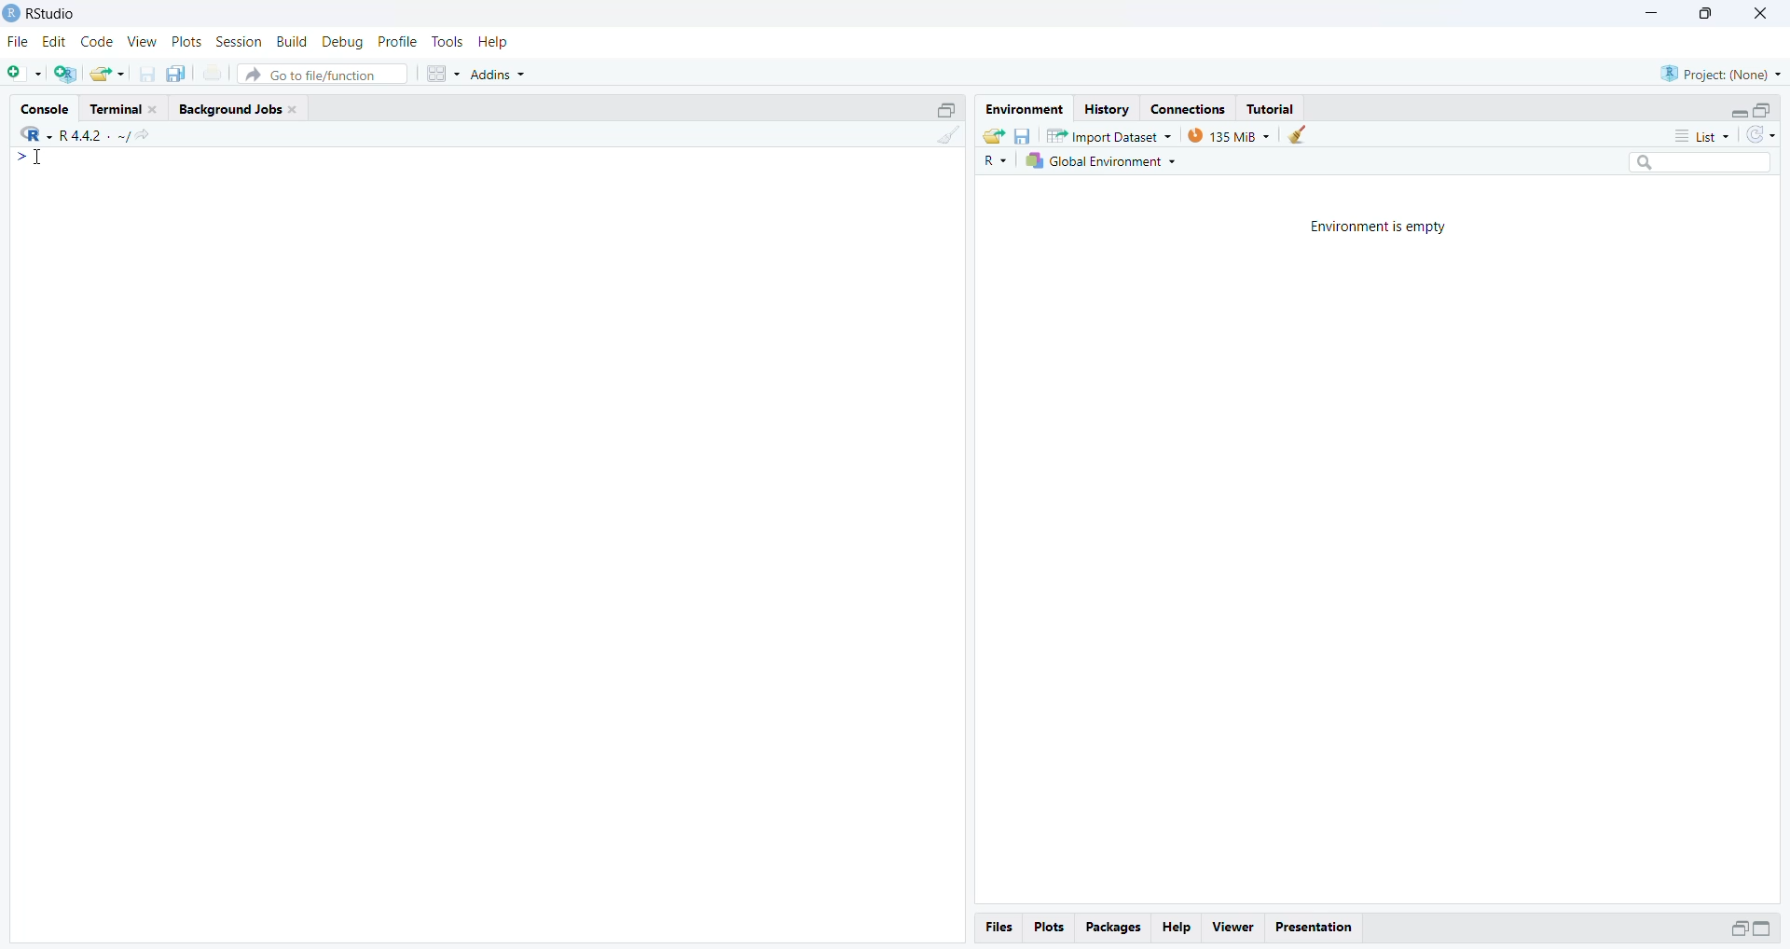  Describe the element at coordinates (1706, 136) in the screenshot. I see `List` at that location.